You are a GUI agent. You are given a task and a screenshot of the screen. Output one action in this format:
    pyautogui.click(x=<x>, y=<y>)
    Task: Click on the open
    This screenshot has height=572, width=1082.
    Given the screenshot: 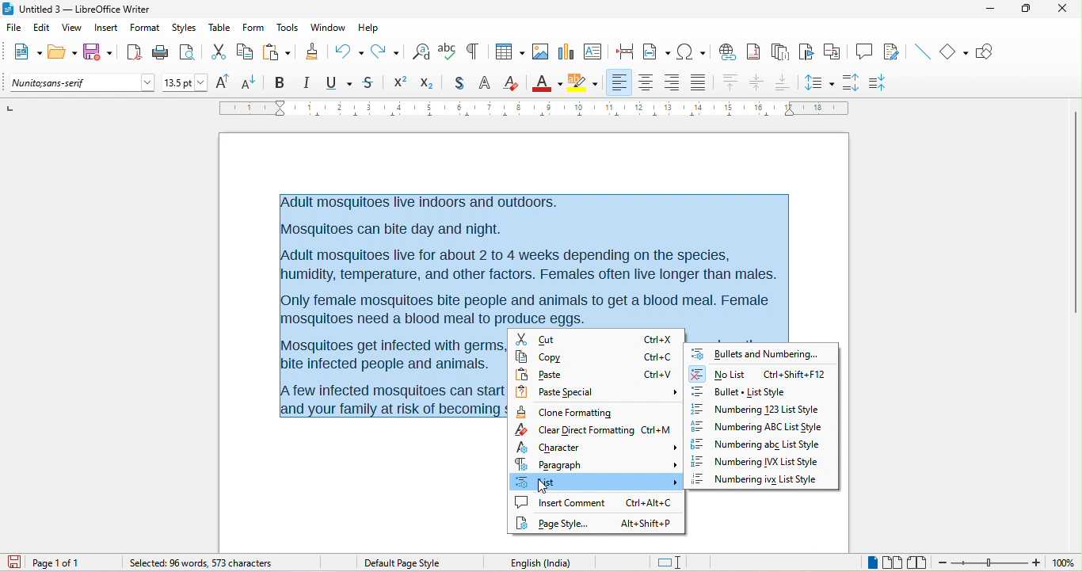 What is the action you would take?
    pyautogui.click(x=63, y=53)
    